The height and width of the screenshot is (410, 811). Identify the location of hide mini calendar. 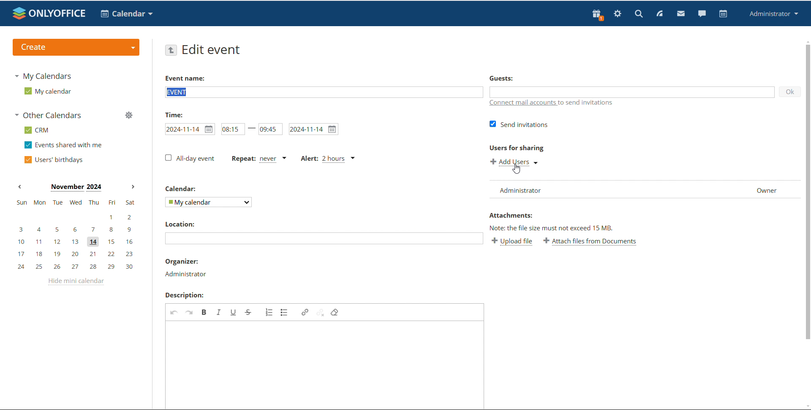
(77, 283).